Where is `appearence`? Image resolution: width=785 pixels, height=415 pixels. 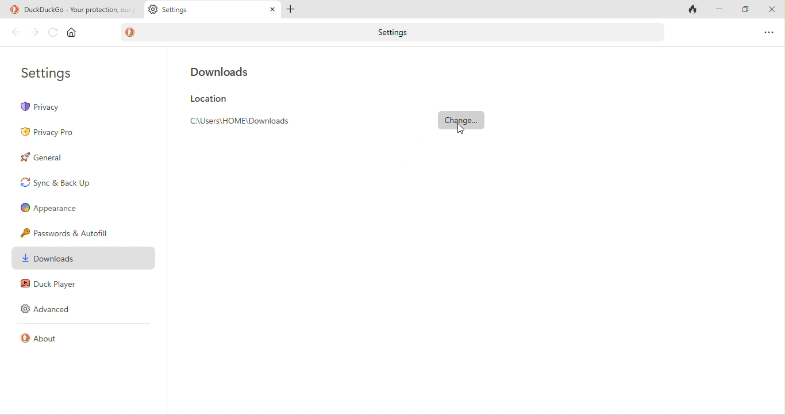
appearence is located at coordinates (56, 208).